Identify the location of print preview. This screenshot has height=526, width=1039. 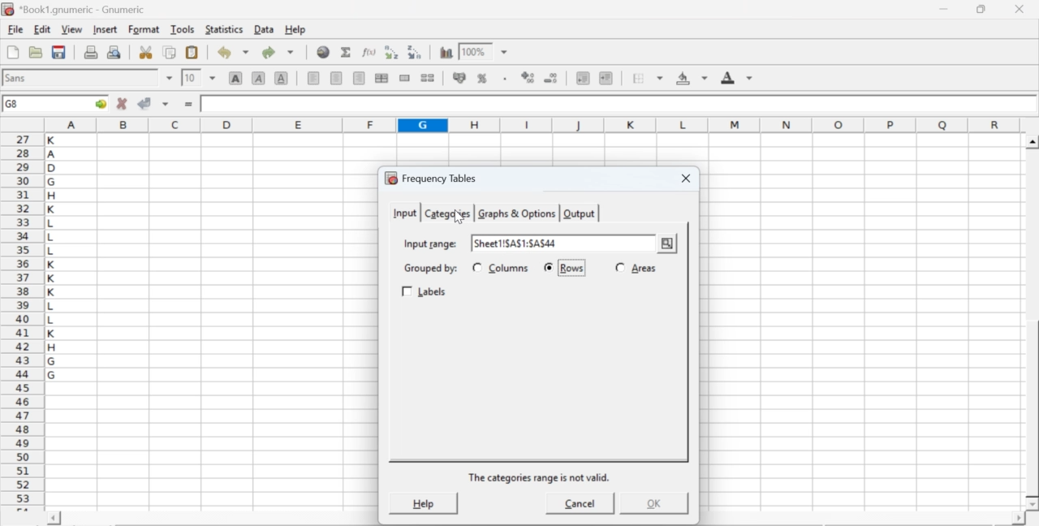
(114, 51).